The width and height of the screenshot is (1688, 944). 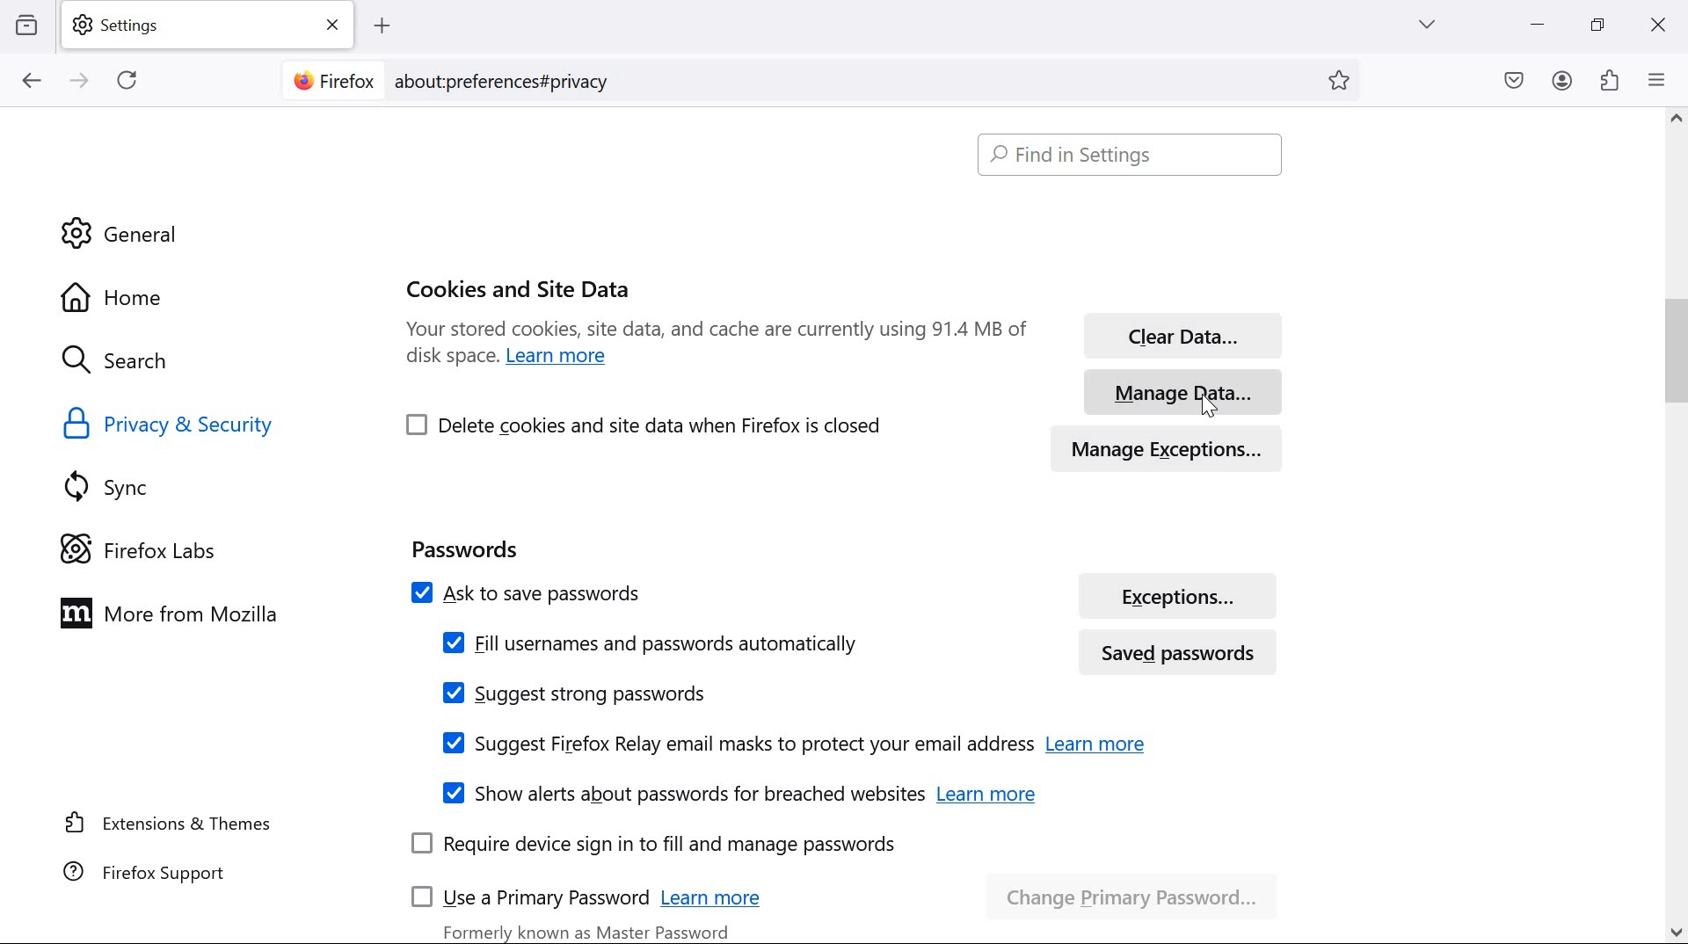 What do you see at coordinates (149, 871) in the screenshot?
I see `Firefox support` at bounding box center [149, 871].